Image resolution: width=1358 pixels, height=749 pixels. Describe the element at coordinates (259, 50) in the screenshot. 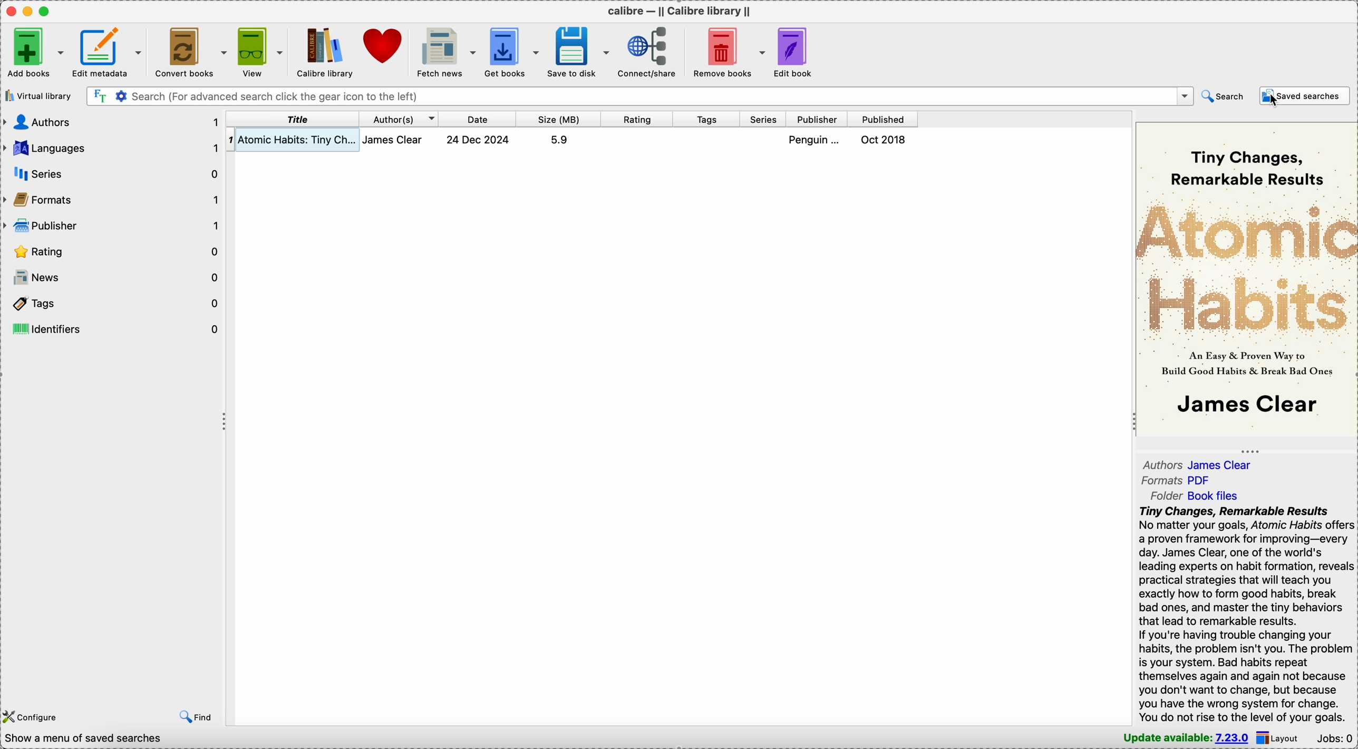

I see `view` at that location.